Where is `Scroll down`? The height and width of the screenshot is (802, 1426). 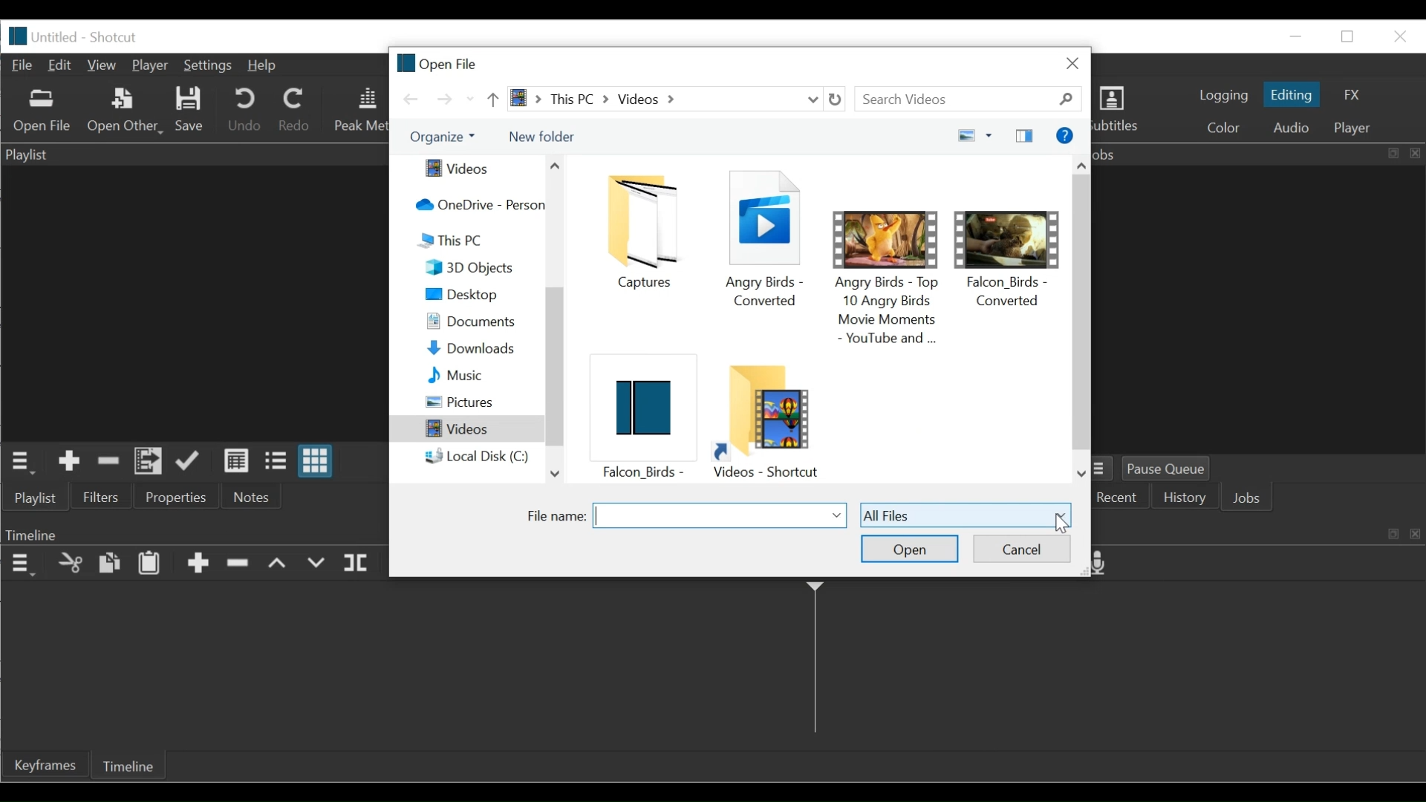 Scroll down is located at coordinates (553, 473).